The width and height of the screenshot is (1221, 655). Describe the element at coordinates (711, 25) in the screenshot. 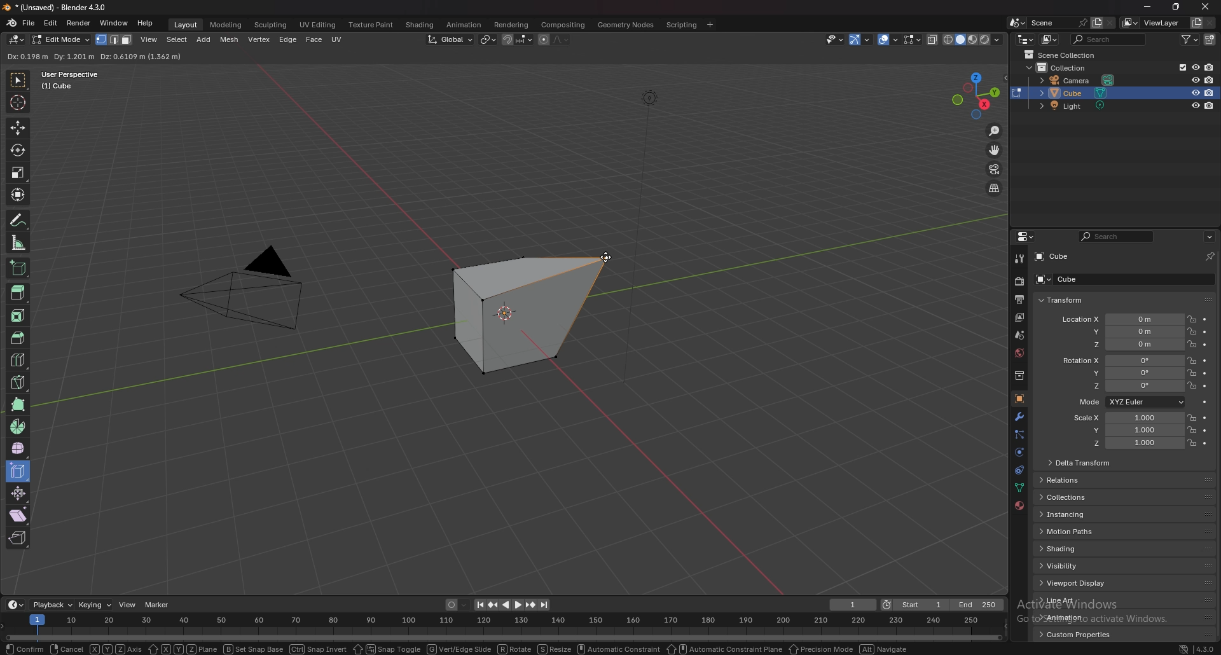

I see `add workspace` at that location.